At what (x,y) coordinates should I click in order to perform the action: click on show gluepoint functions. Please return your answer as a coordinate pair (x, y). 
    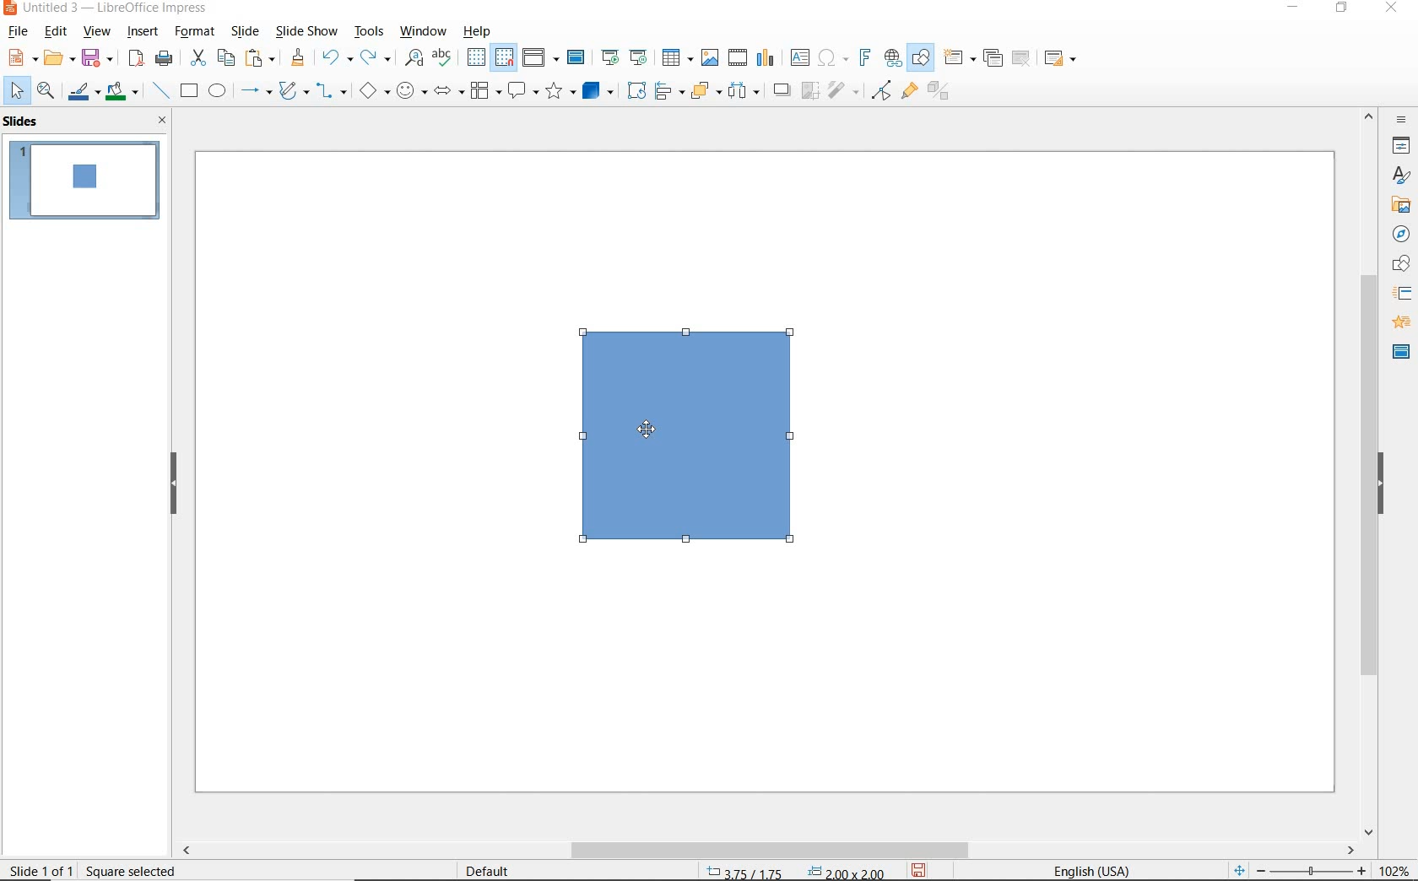
    Looking at the image, I should click on (908, 92).